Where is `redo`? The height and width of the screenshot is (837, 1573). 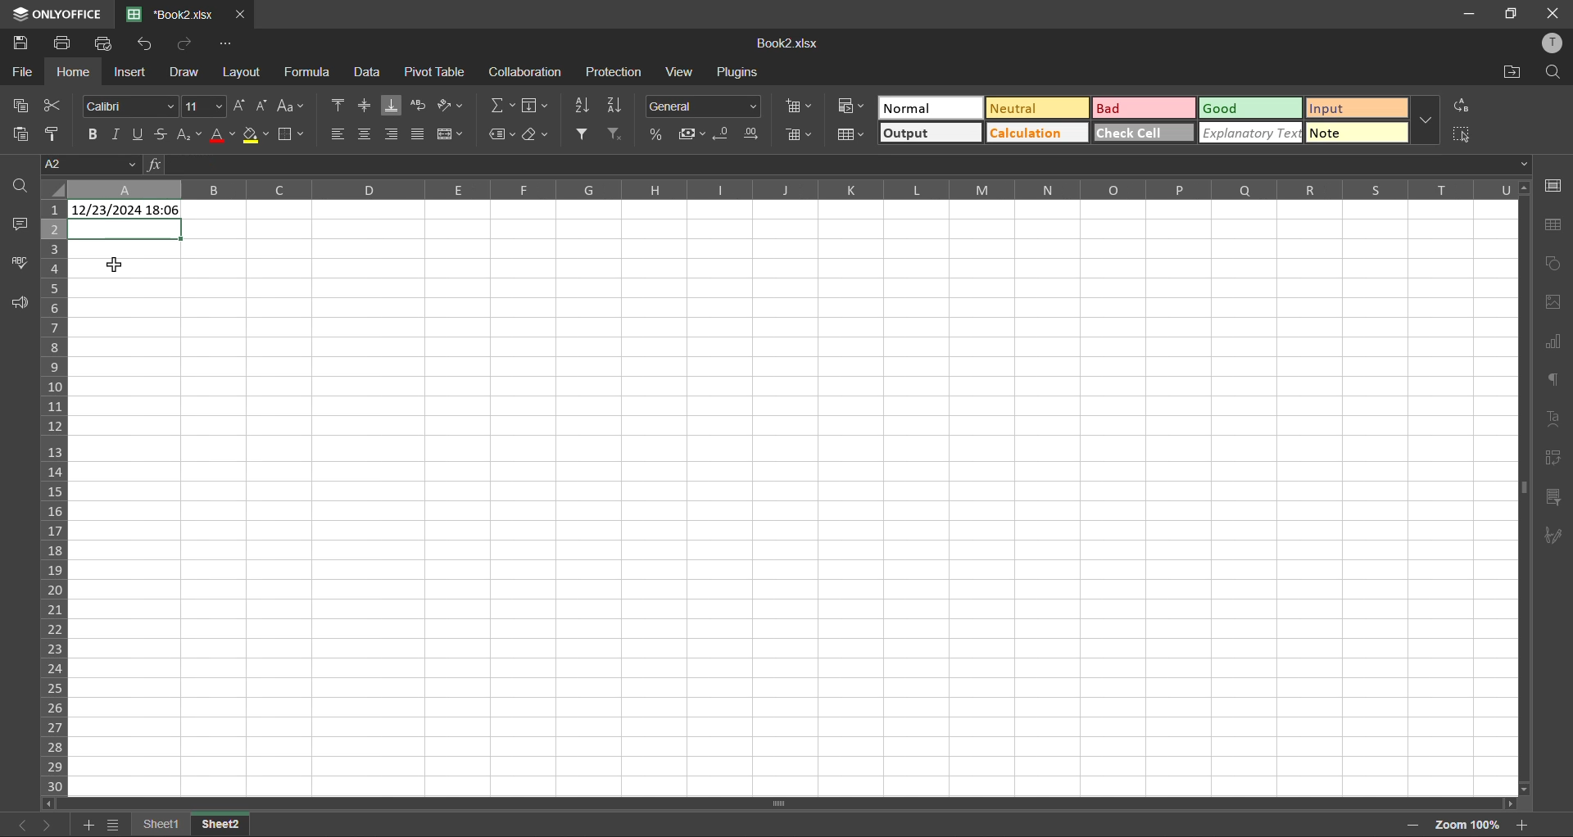
redo is located at coordinates (185, 44).